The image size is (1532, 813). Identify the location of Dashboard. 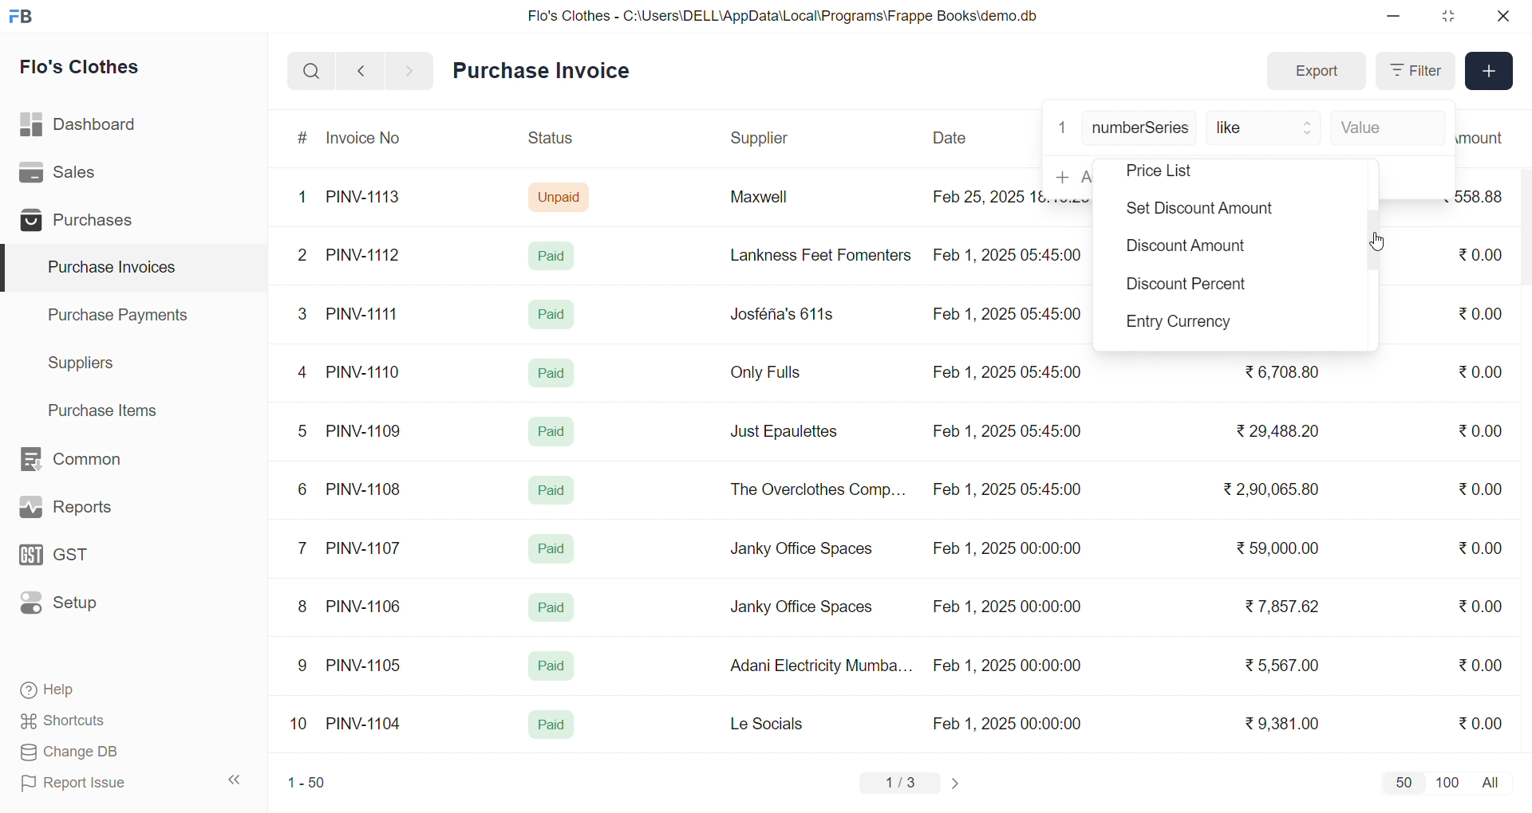
(83, 128).